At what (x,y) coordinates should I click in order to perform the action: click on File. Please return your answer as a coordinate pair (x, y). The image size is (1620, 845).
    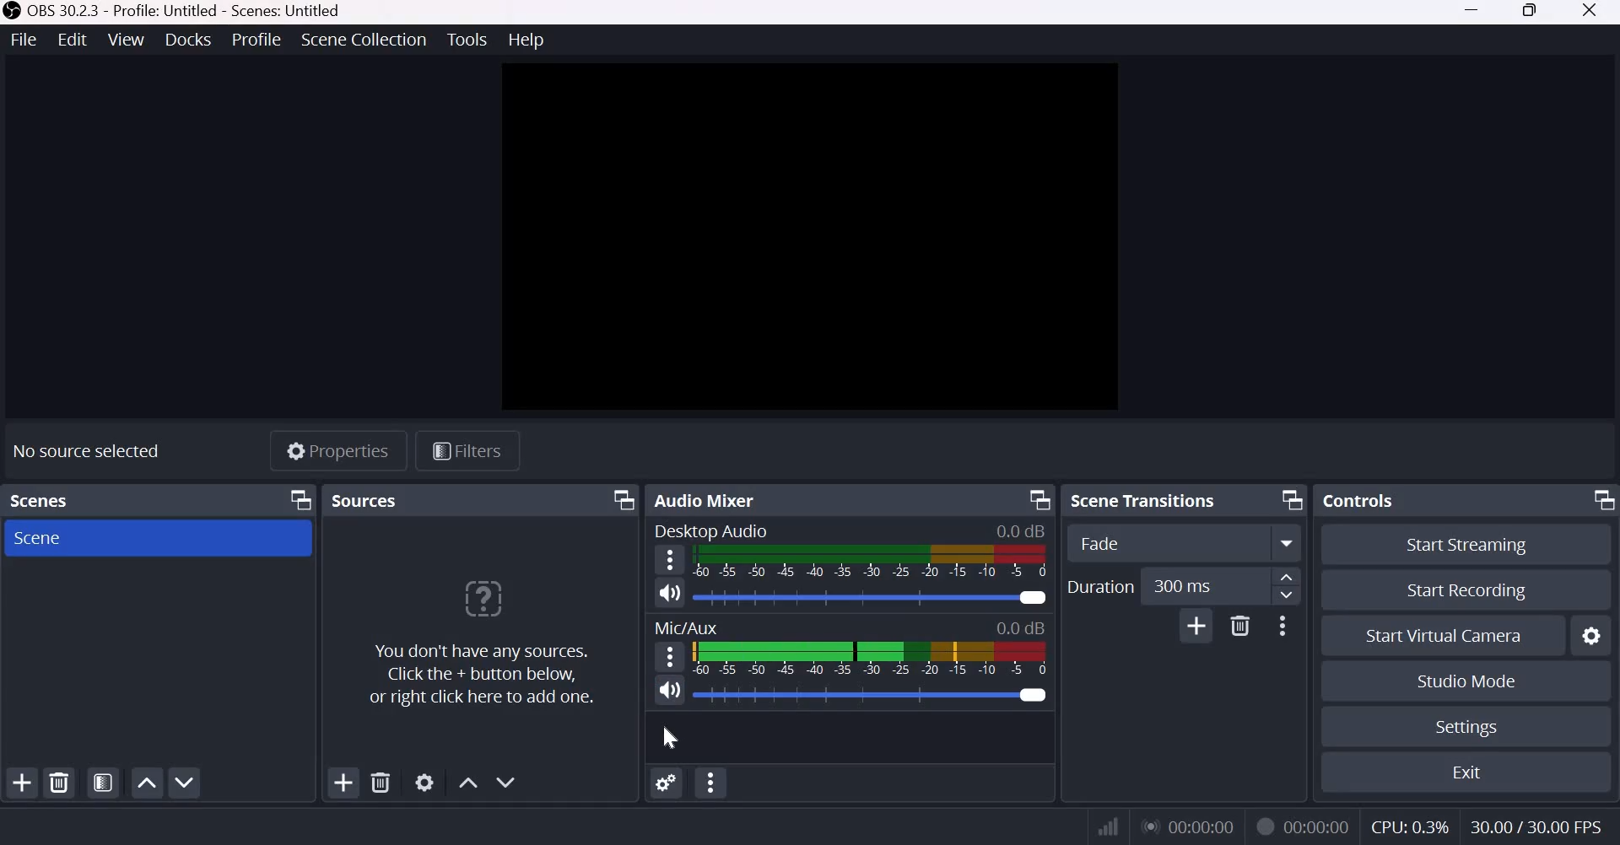
    Looking at the image, I should click on (23, 40).